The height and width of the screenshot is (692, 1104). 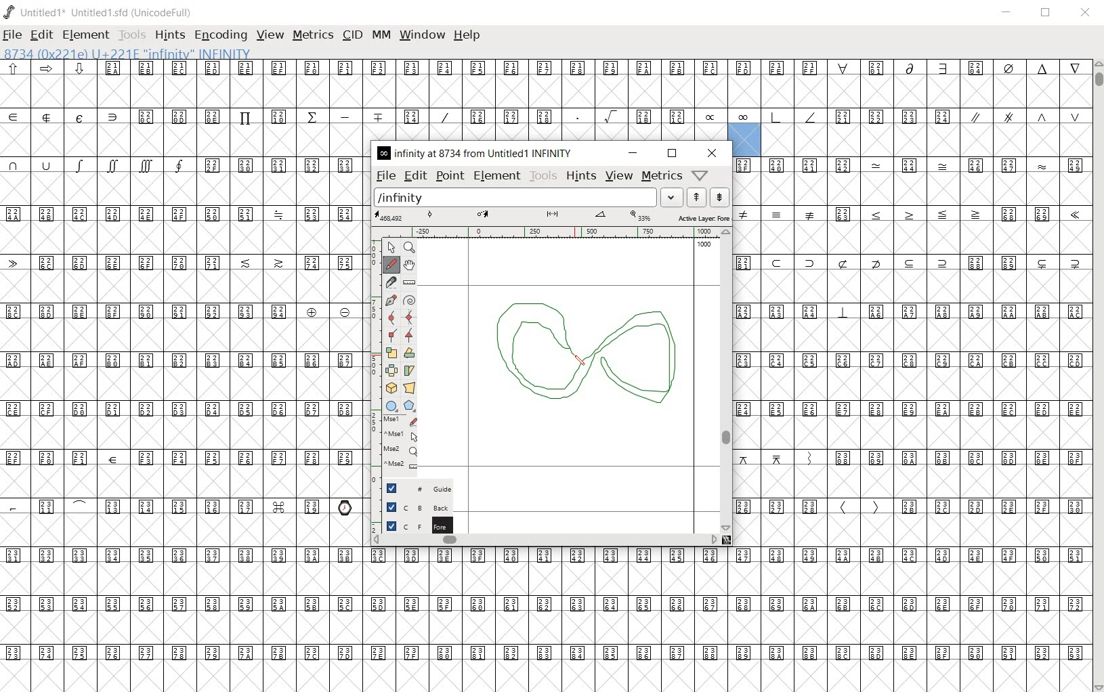 What do you see at coordinates (391, 370) in the screenshot?
I see `flip the selection` at bounding box center [391, 370].